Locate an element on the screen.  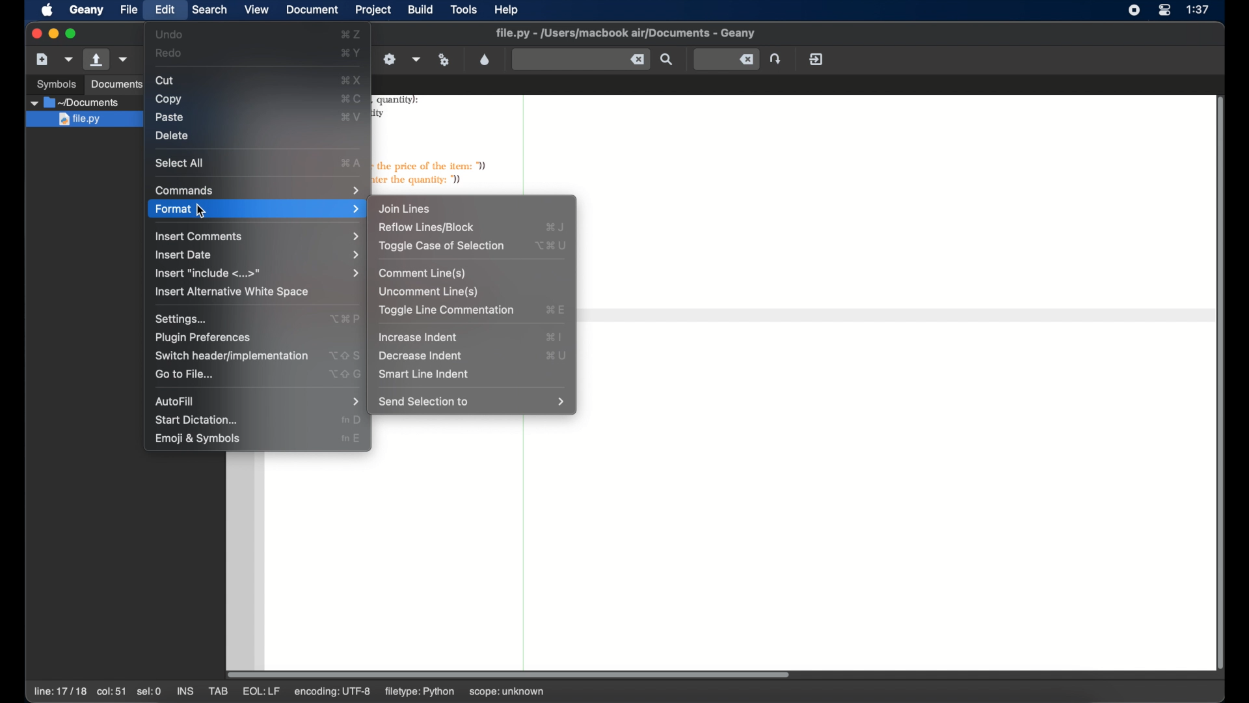
line 17/17 is located at coordinates (59, 691).